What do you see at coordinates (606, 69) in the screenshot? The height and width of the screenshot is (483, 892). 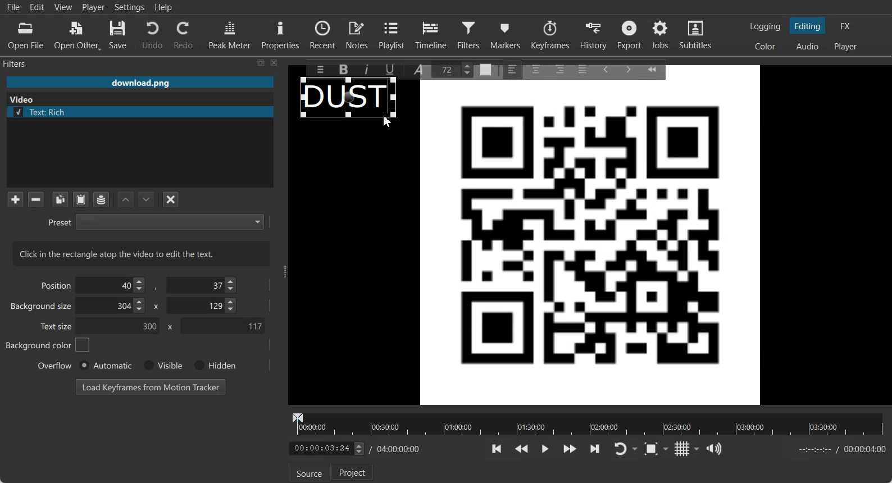 I see `Decrease Indent` at bounding box center [606, 69].